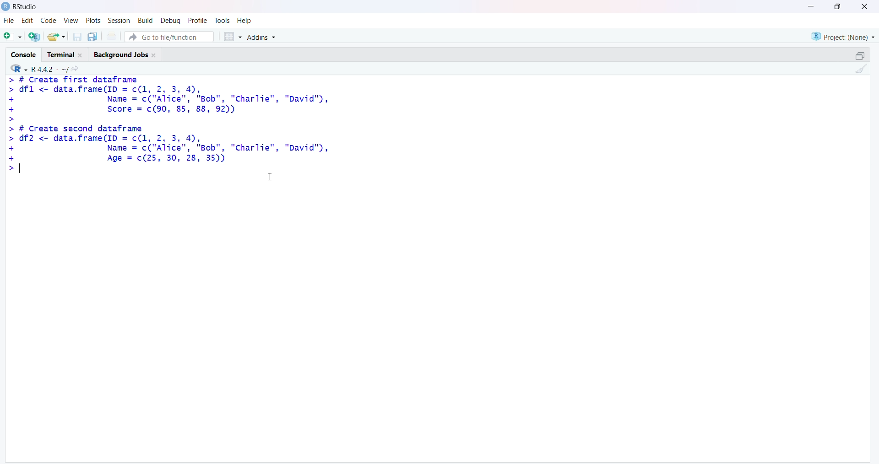  What do you see at coordinates (15, 36) in the screenshot?
I see `add file as` at bounding box center [15, 36].